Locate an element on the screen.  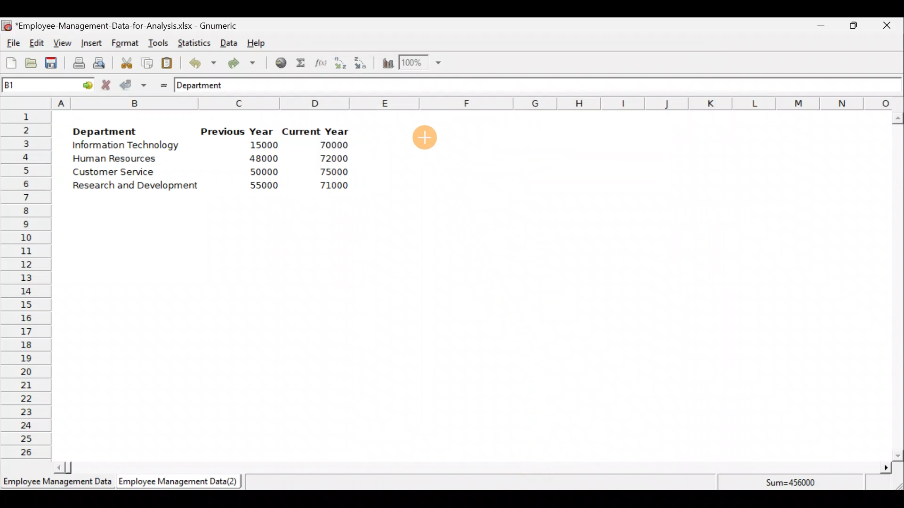
Cancel change is located at coordinates (107, 85).